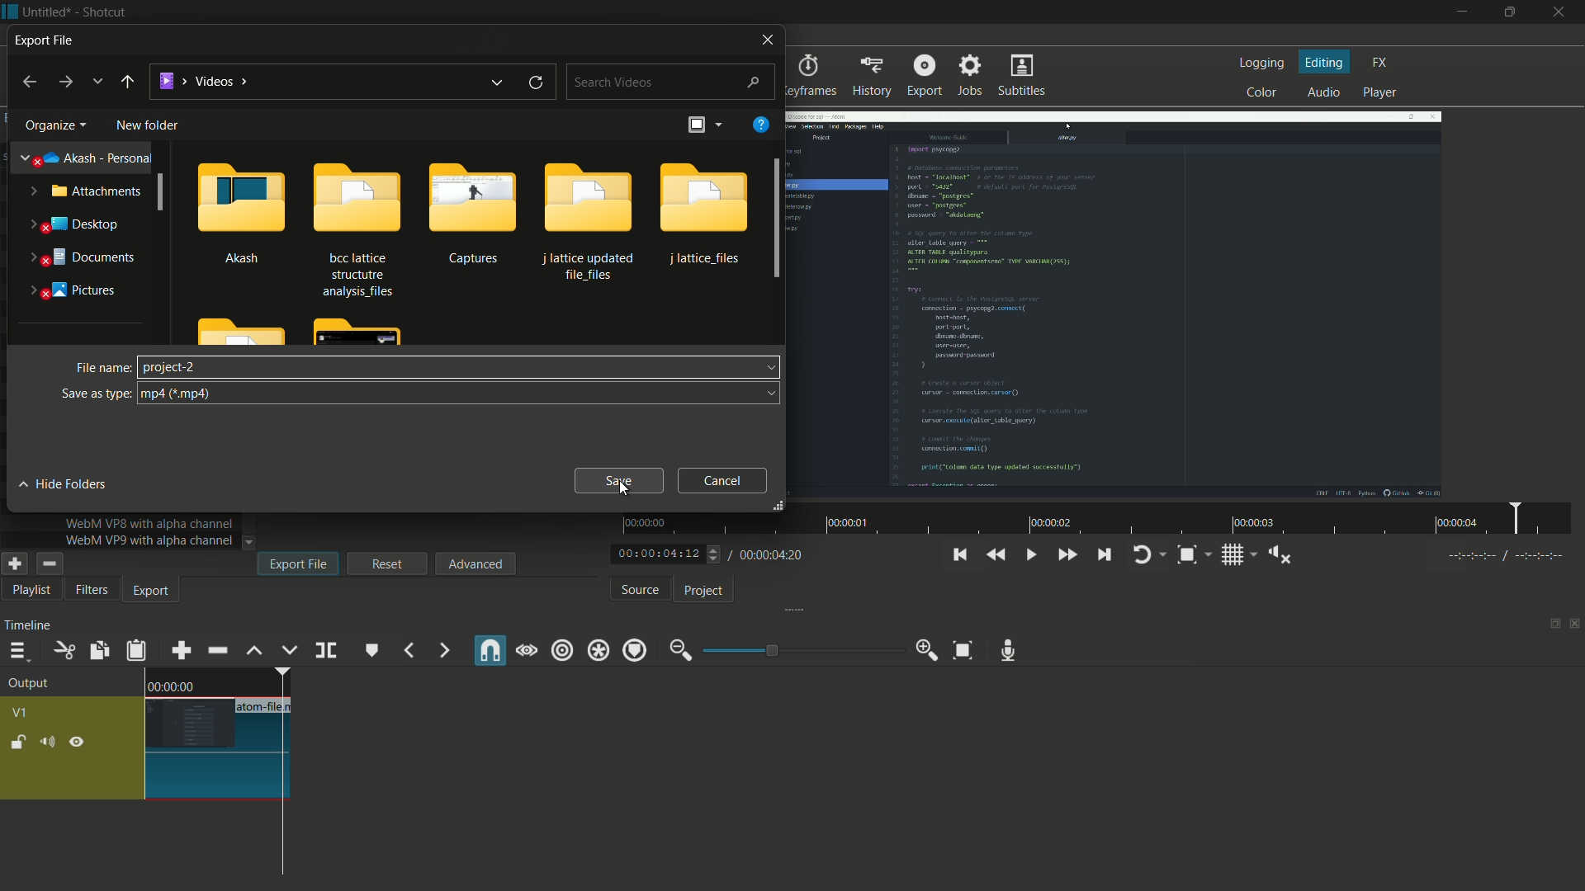 Image resolution: width=1585 pixels, height=891 pixels. Describe the element at coordinates (669, 82) in the screenshot. I see `search videos bar` at that location.